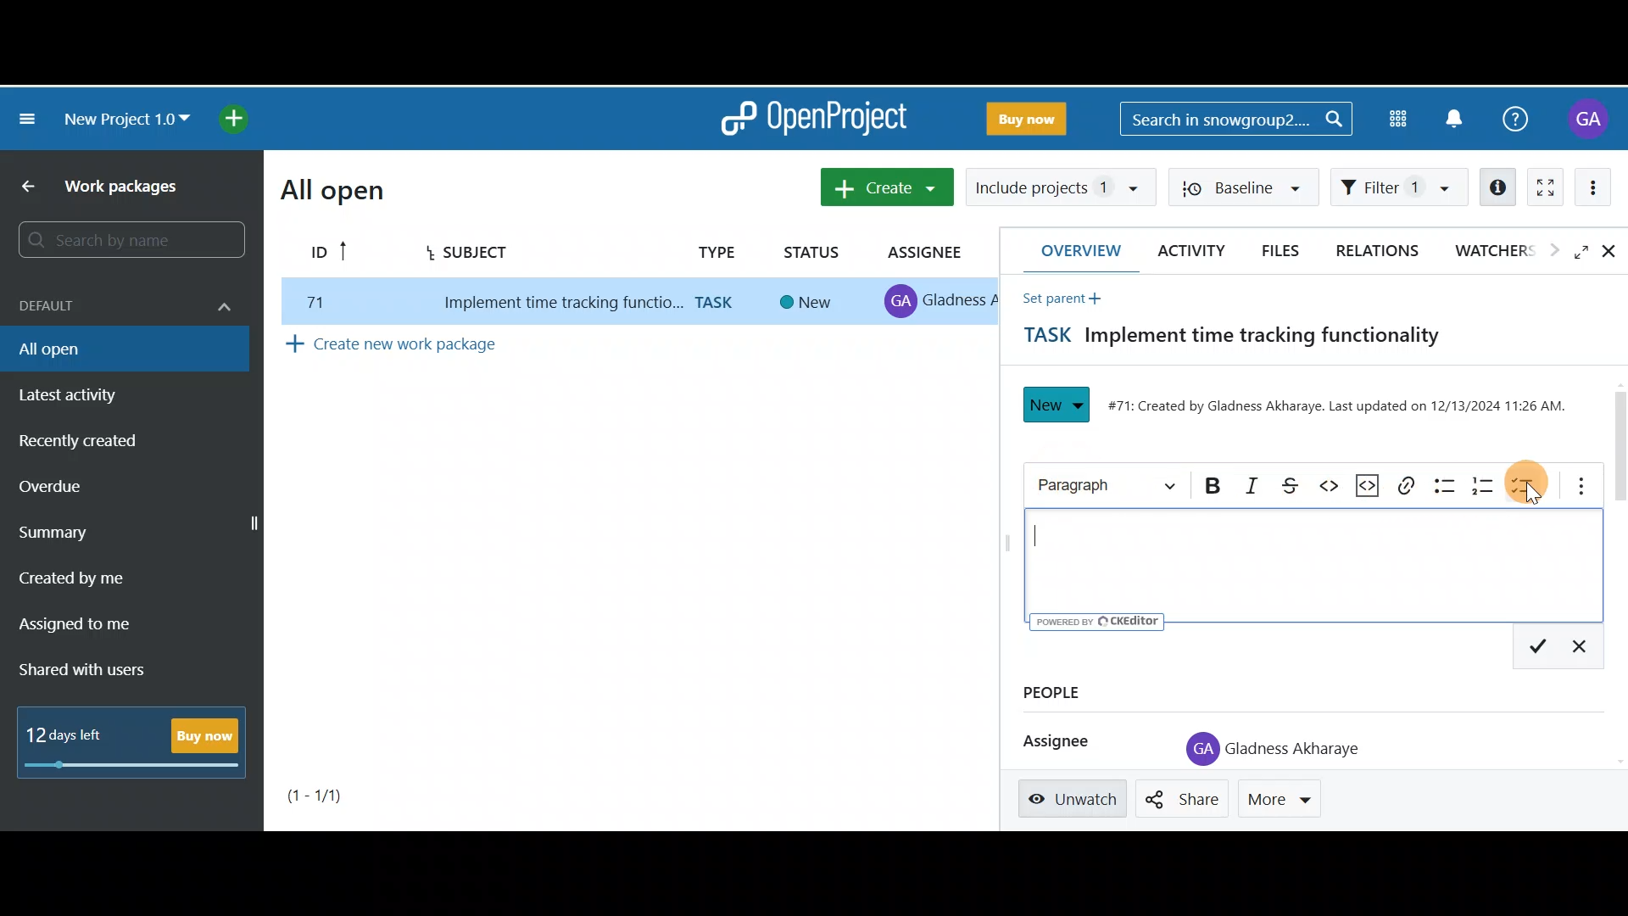  I want to click on Link, so click(1408, 483).